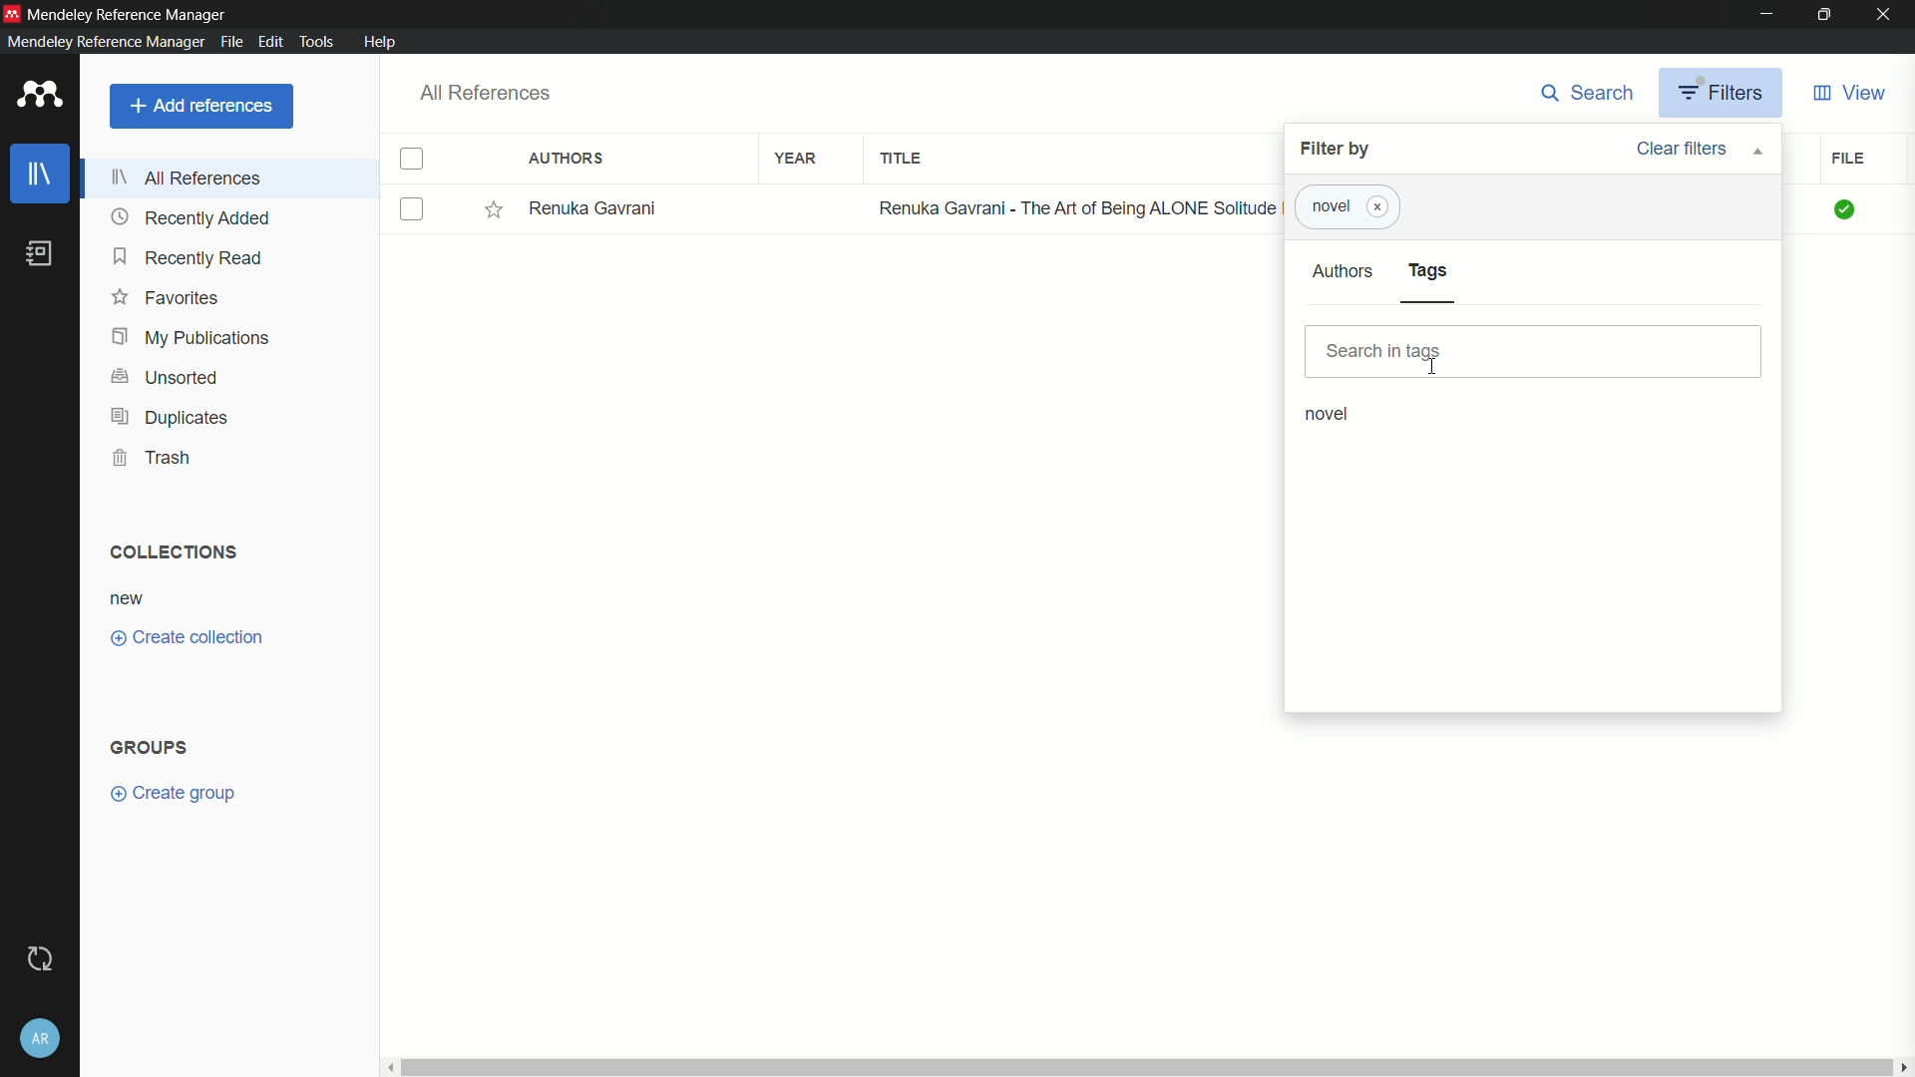 Image resolution: width=1915 pixels, height=1077 pixels. Describe the element at coordinates (148, 748) in the screenshot. I see `groups` at that location.